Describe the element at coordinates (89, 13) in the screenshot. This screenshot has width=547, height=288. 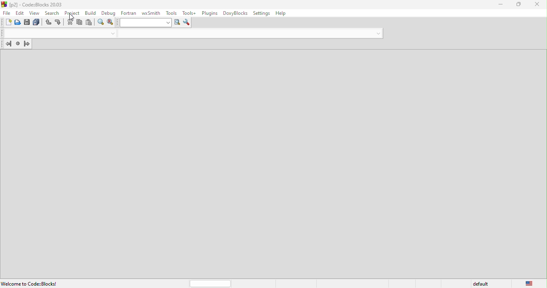
I see `build` at that location.